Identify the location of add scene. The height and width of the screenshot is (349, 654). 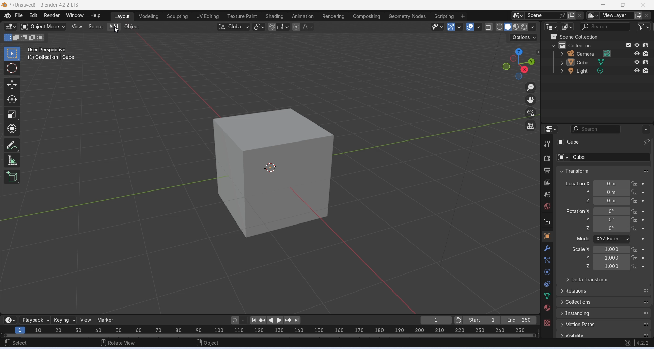
(571, 16).